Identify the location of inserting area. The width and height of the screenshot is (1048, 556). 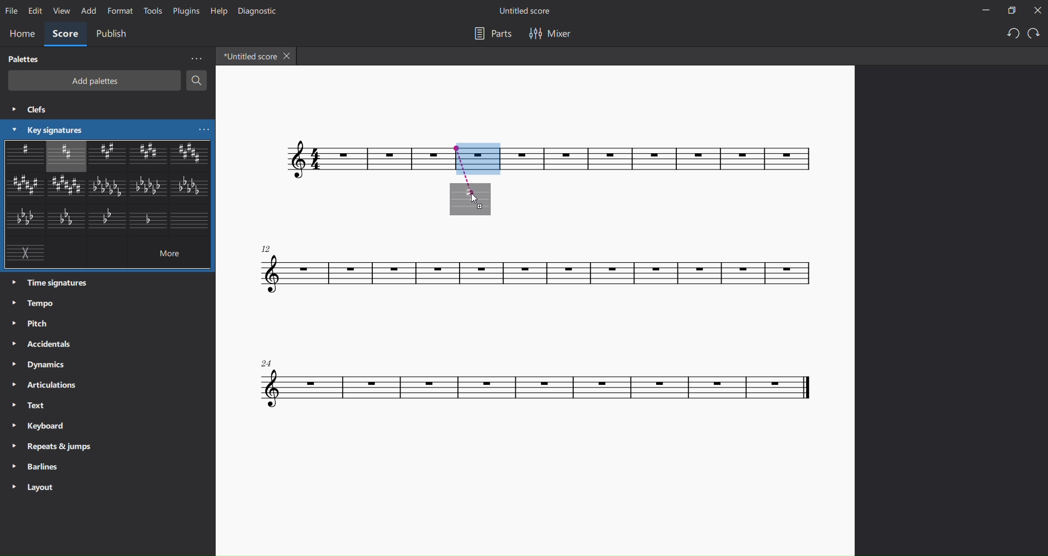
(478, 179).